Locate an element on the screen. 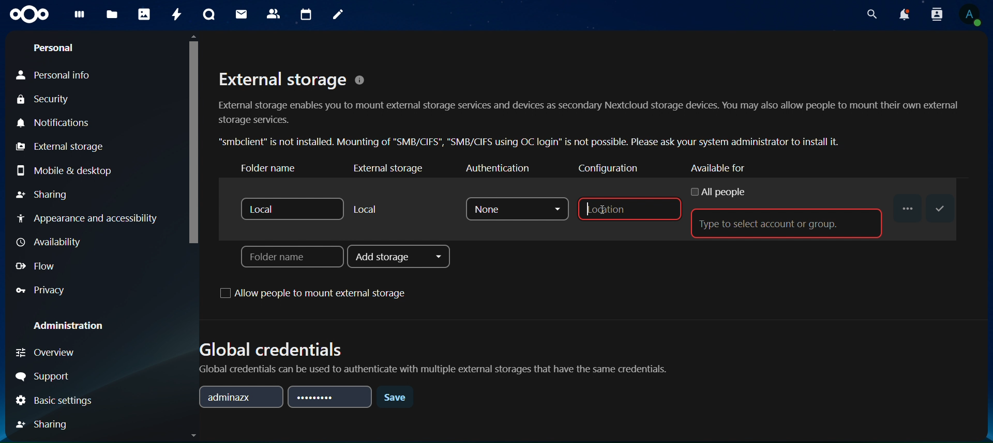 The image size is (993, 443). search contacts is located at coordinates (937, 14).